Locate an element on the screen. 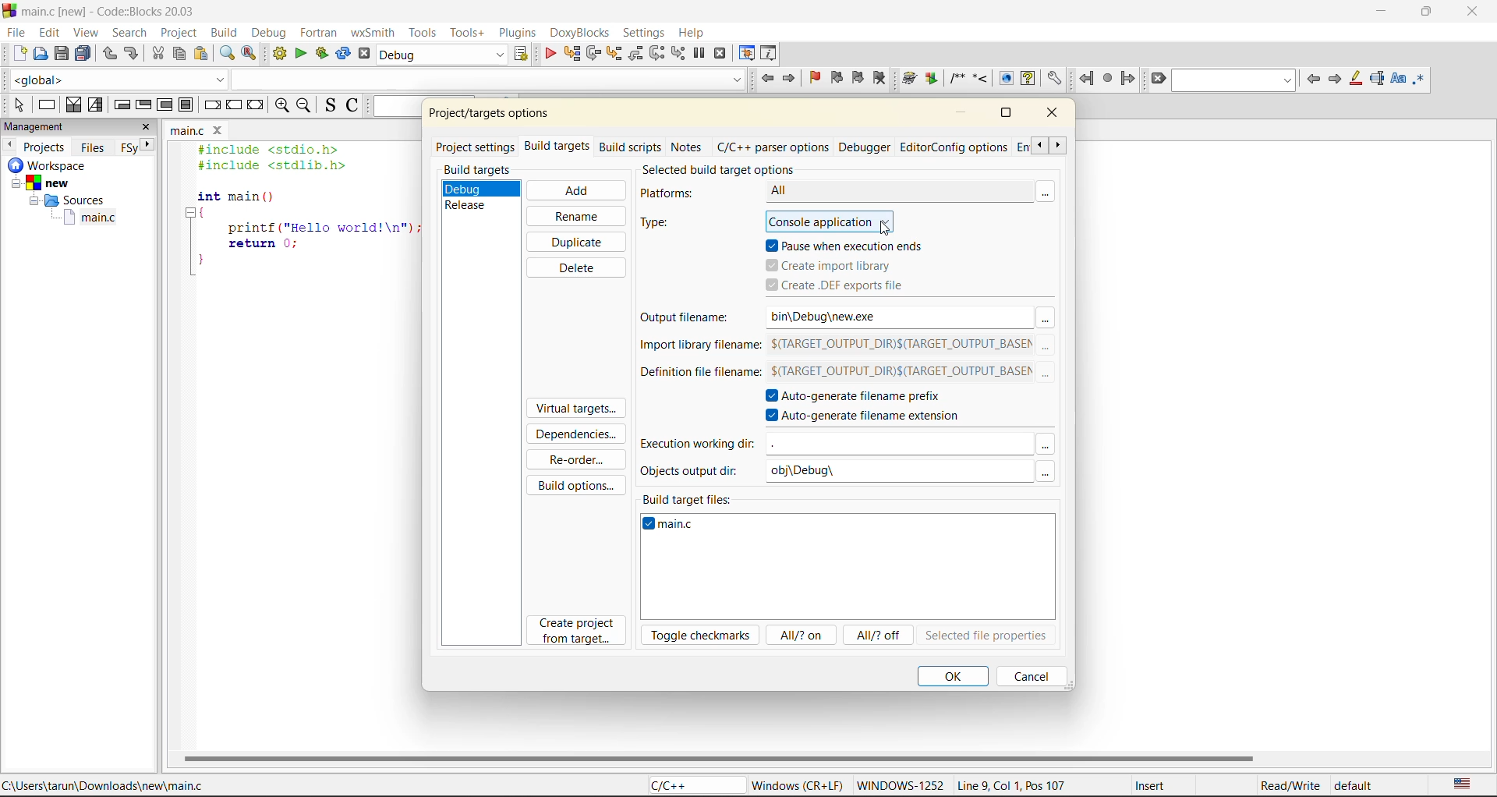 This screenshot has width=1497, height=797. duplicate is located at coordinates (576, 241).